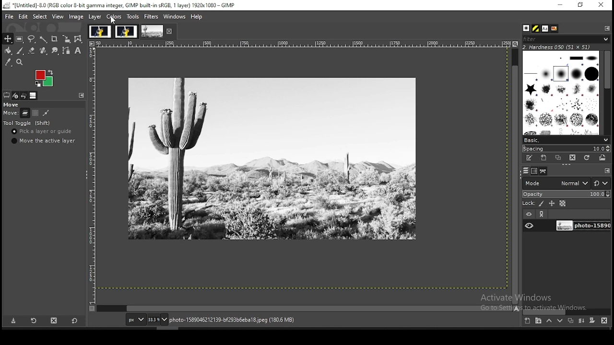 The height and width of the screenshot is (345, 614). I want to click on undo history, so click(25, 96).